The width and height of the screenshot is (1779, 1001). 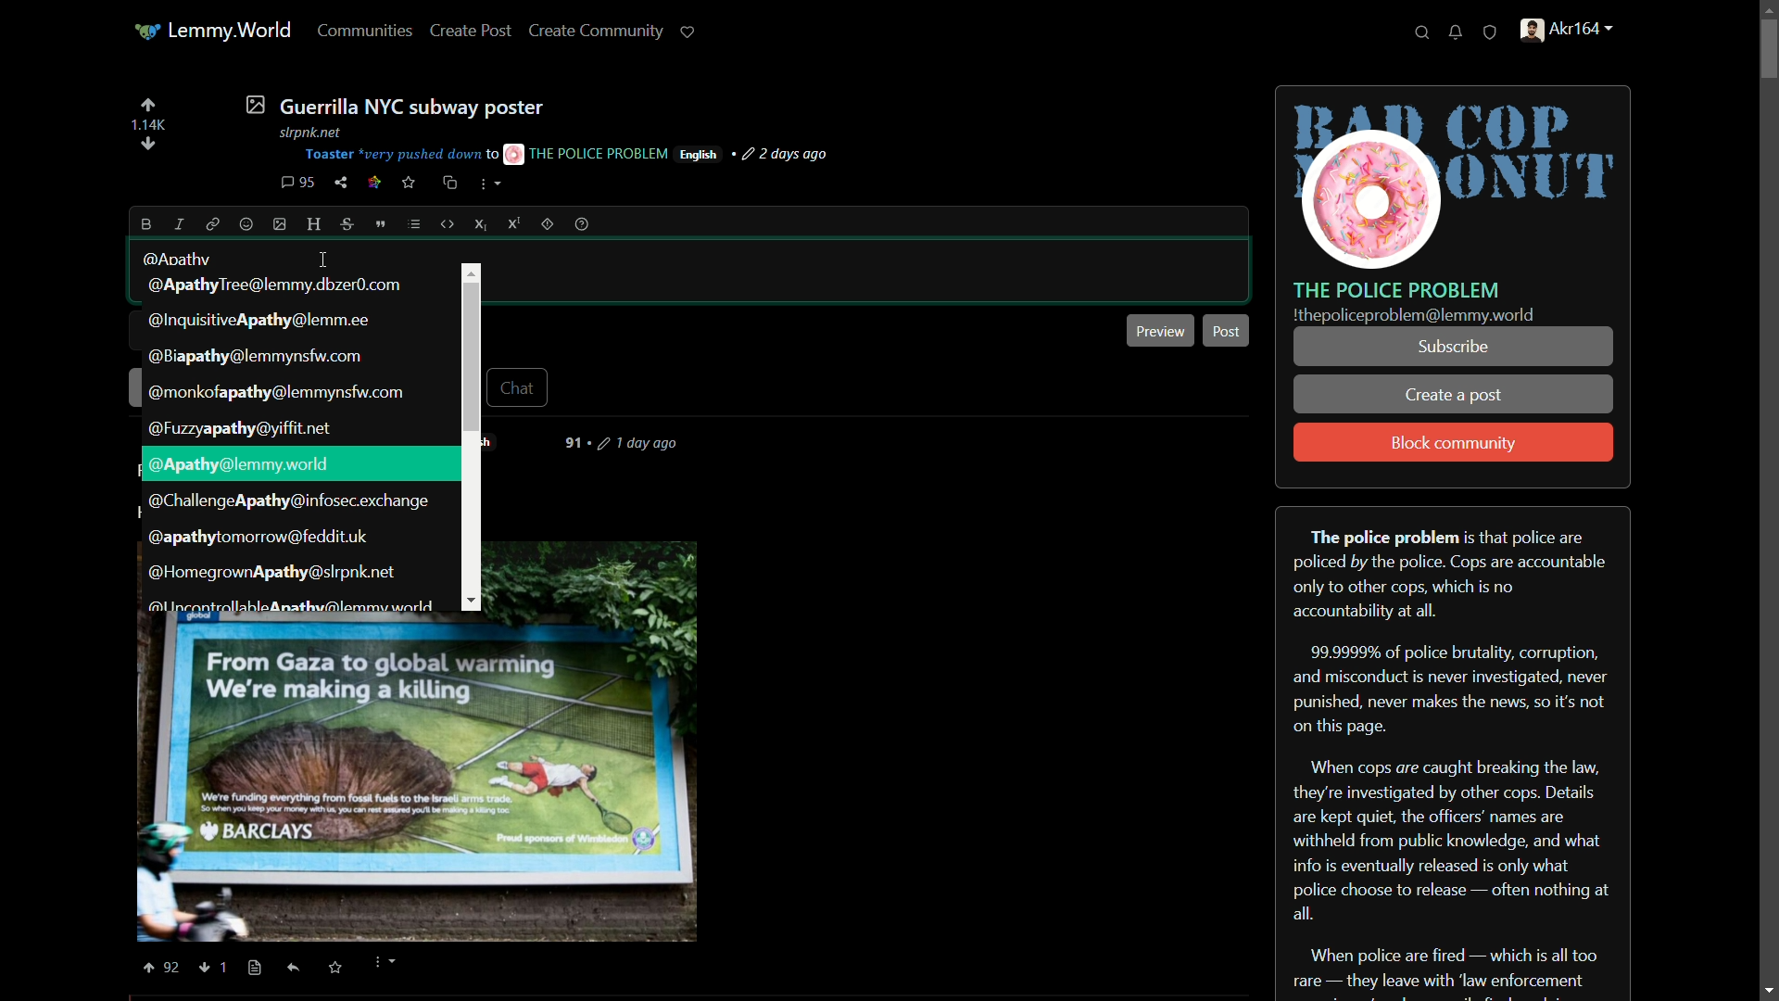 What do you see at coordinates (1454, 444) in the screenshot?
I see `block community` at bounding box center [1454, 444].